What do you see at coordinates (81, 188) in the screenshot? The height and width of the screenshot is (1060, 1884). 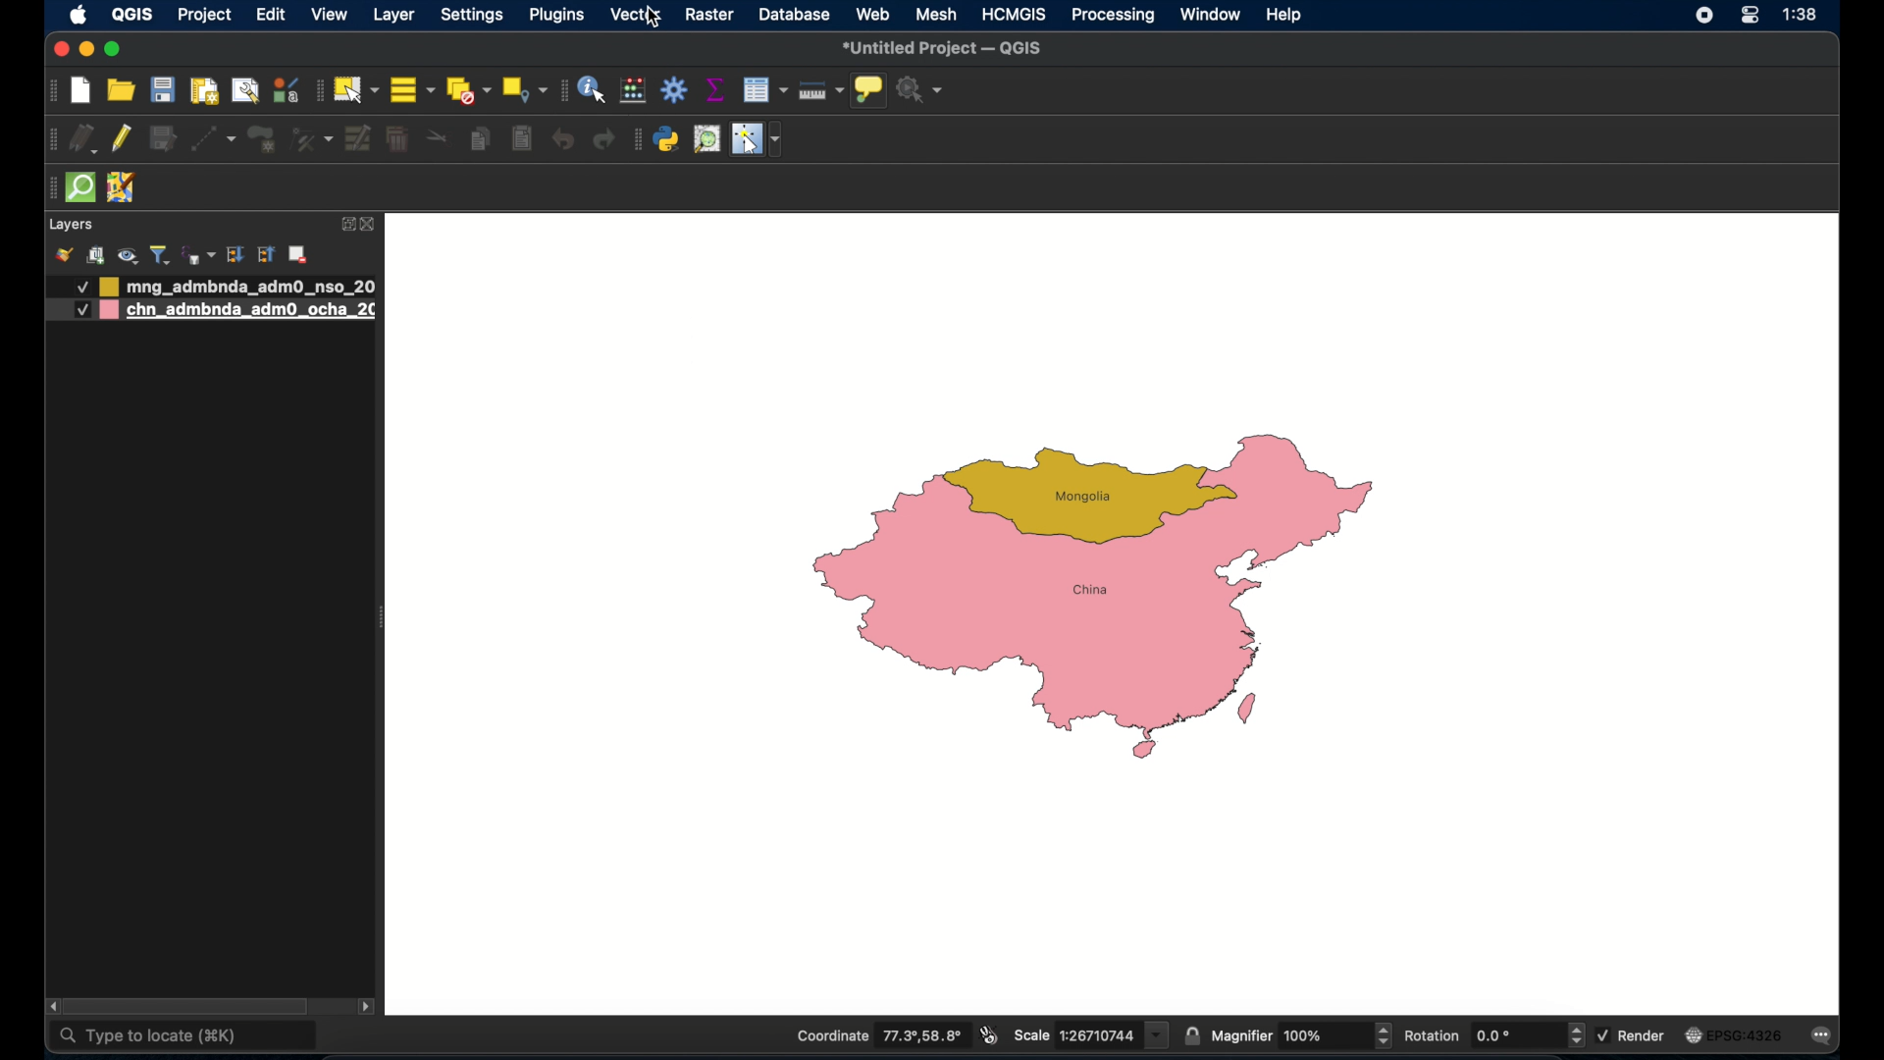 I see `quick osm` at bounding box center [81, 188].